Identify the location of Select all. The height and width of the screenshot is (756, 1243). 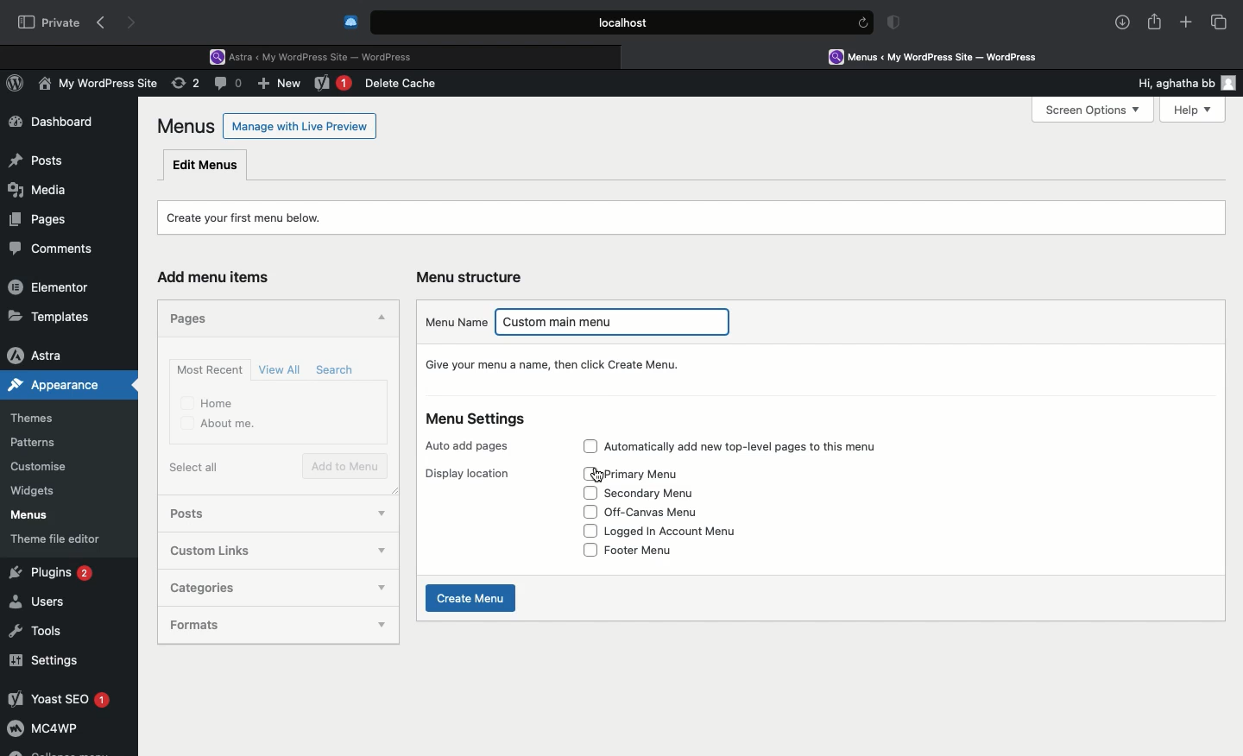
(198, 467).